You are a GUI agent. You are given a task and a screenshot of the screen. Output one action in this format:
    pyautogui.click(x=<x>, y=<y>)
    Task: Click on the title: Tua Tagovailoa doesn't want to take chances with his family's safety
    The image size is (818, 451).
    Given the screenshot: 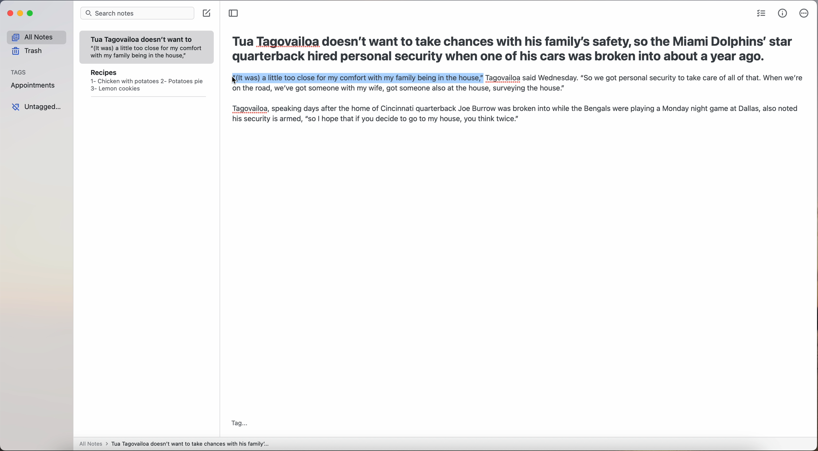 What is the action you would take?
    pyautogui.click(x=513, y=51)
    